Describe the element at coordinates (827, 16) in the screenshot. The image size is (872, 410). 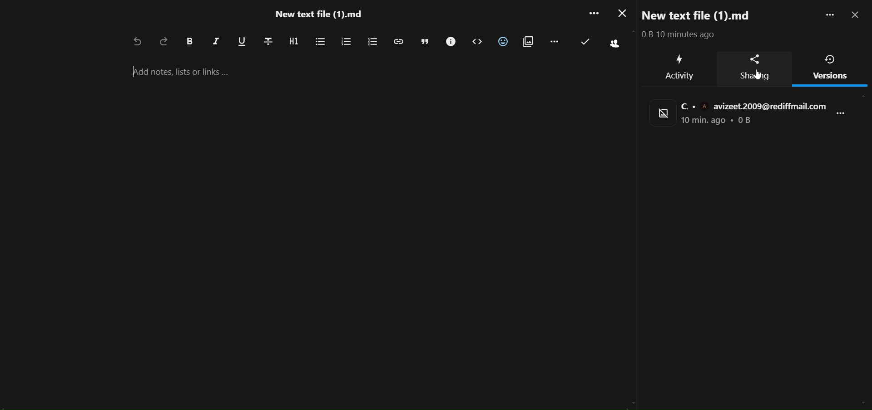
I see `more` at that location.